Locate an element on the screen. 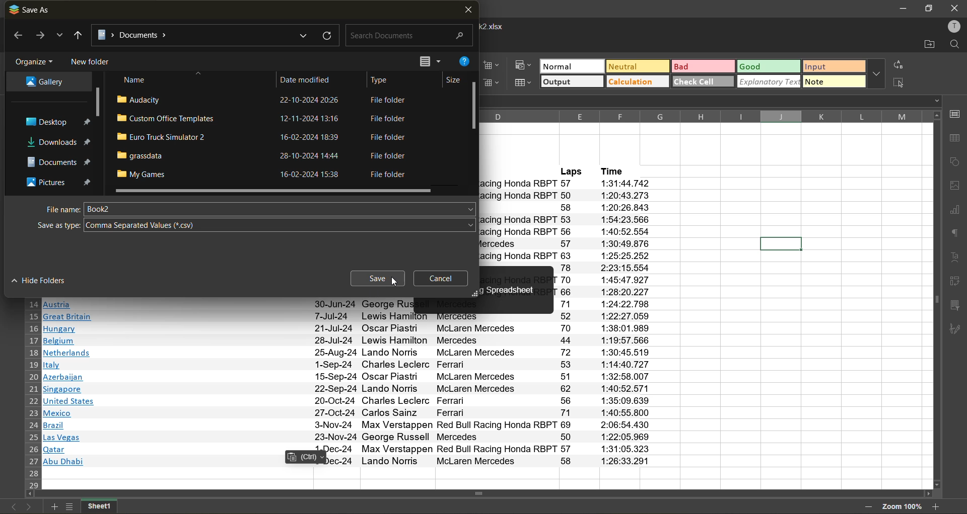 The height and width of the screenshot is (514, 967). text info is located at coordinates (351, 425).